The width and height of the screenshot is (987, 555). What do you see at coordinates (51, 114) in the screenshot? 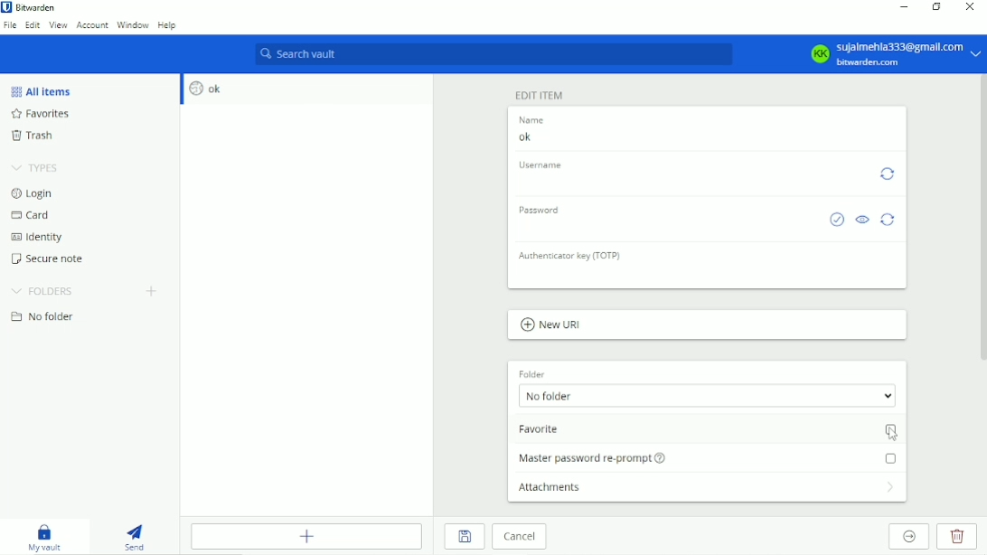
I see `Favorites` at bounding box center [51, 114].